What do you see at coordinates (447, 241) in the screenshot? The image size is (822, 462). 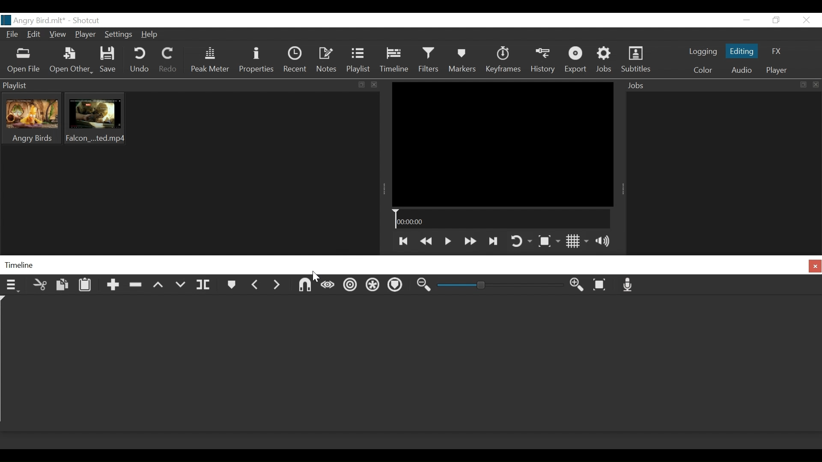 I see `Toggle play or pause (space)` at bounding box center [447, 241].